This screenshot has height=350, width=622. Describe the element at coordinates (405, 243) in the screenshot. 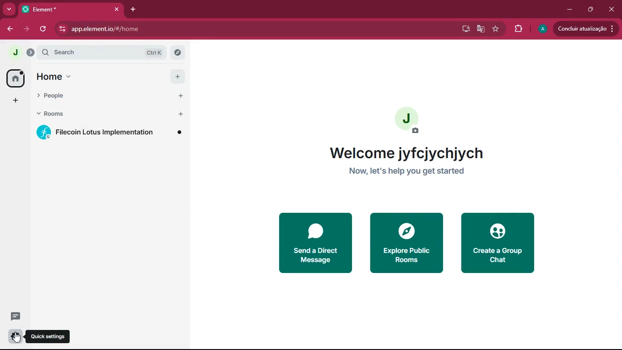

I see `explore public rooms` at that location.